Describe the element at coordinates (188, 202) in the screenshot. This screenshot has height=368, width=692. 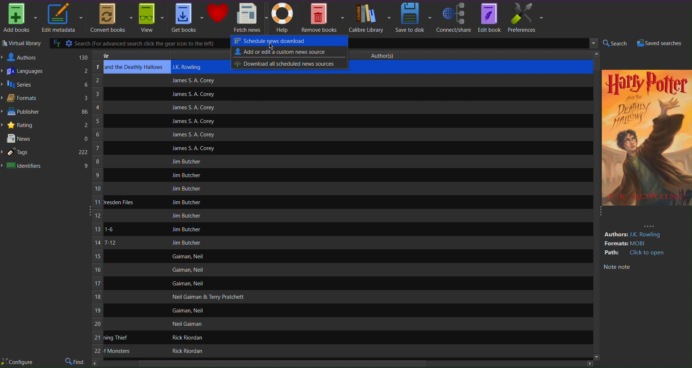
I see `Jim Butcher` at that location.